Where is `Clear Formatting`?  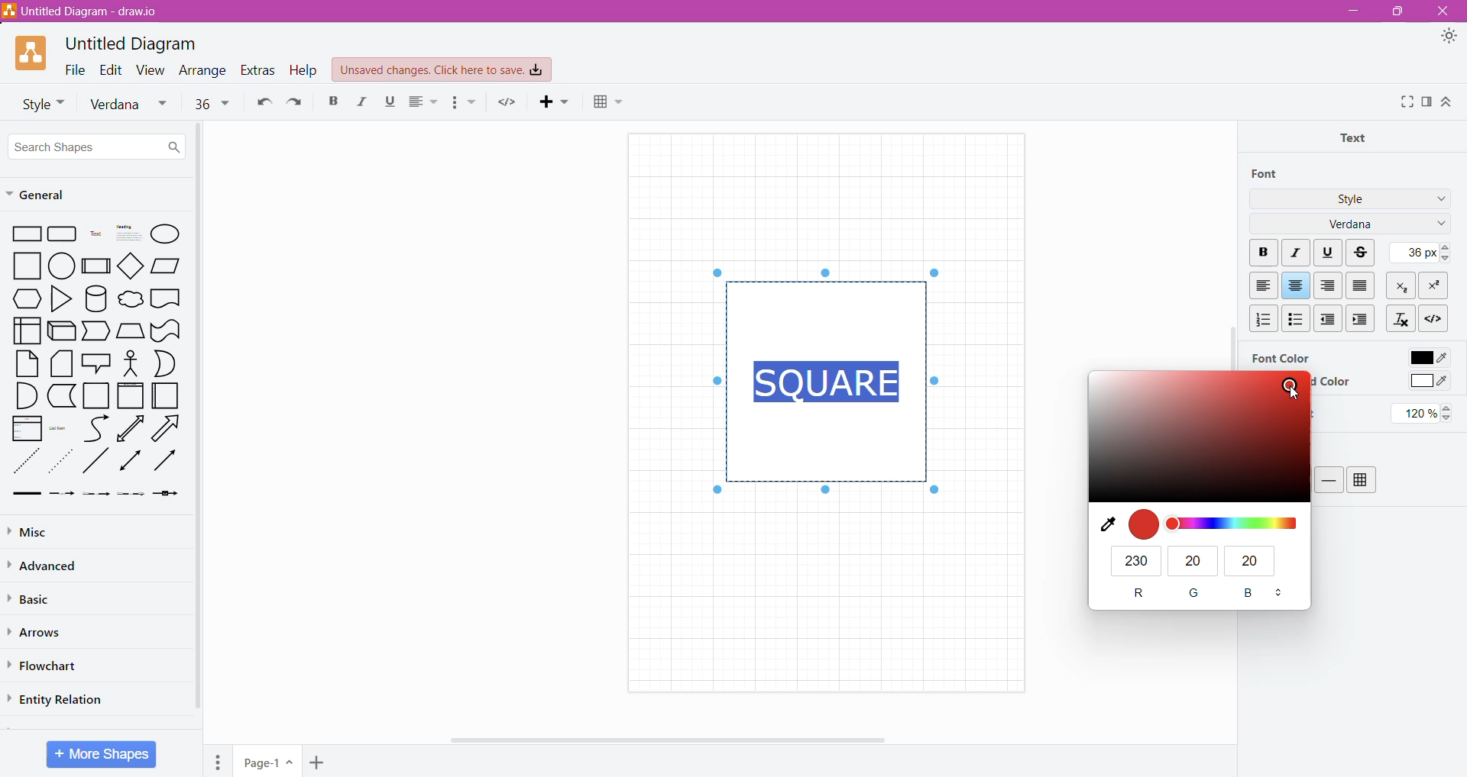 Clear Formatting is located at coordinates (1400, 318).